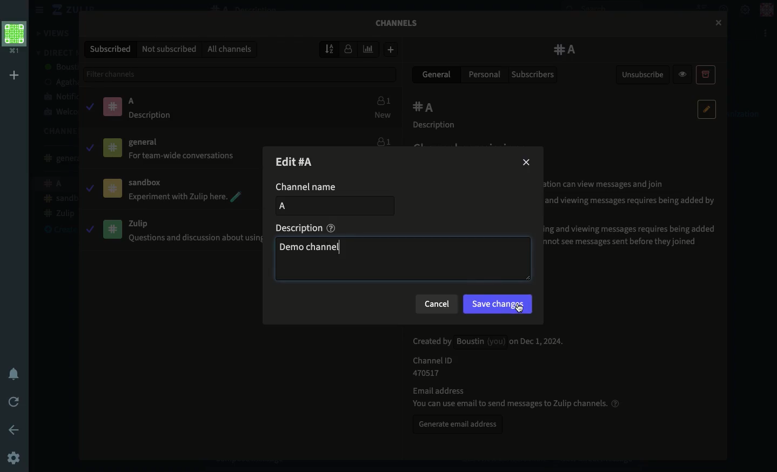 This screenshot has width=777, height=472. Describe the element at coordinates (382, 108) in the screenshot. I see `Users` at that location.